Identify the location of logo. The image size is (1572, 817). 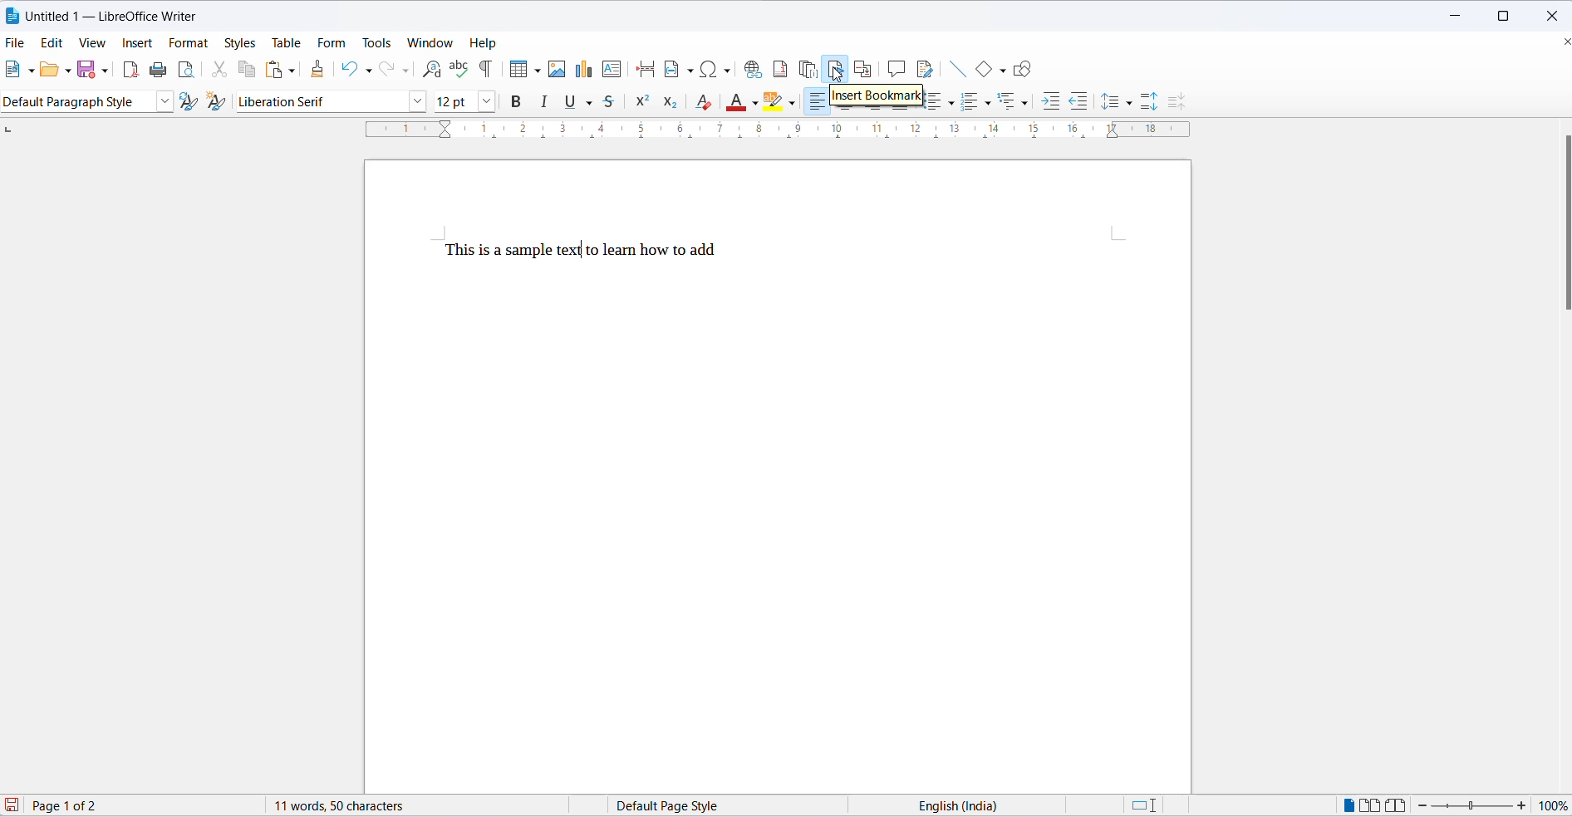
(13, 15).